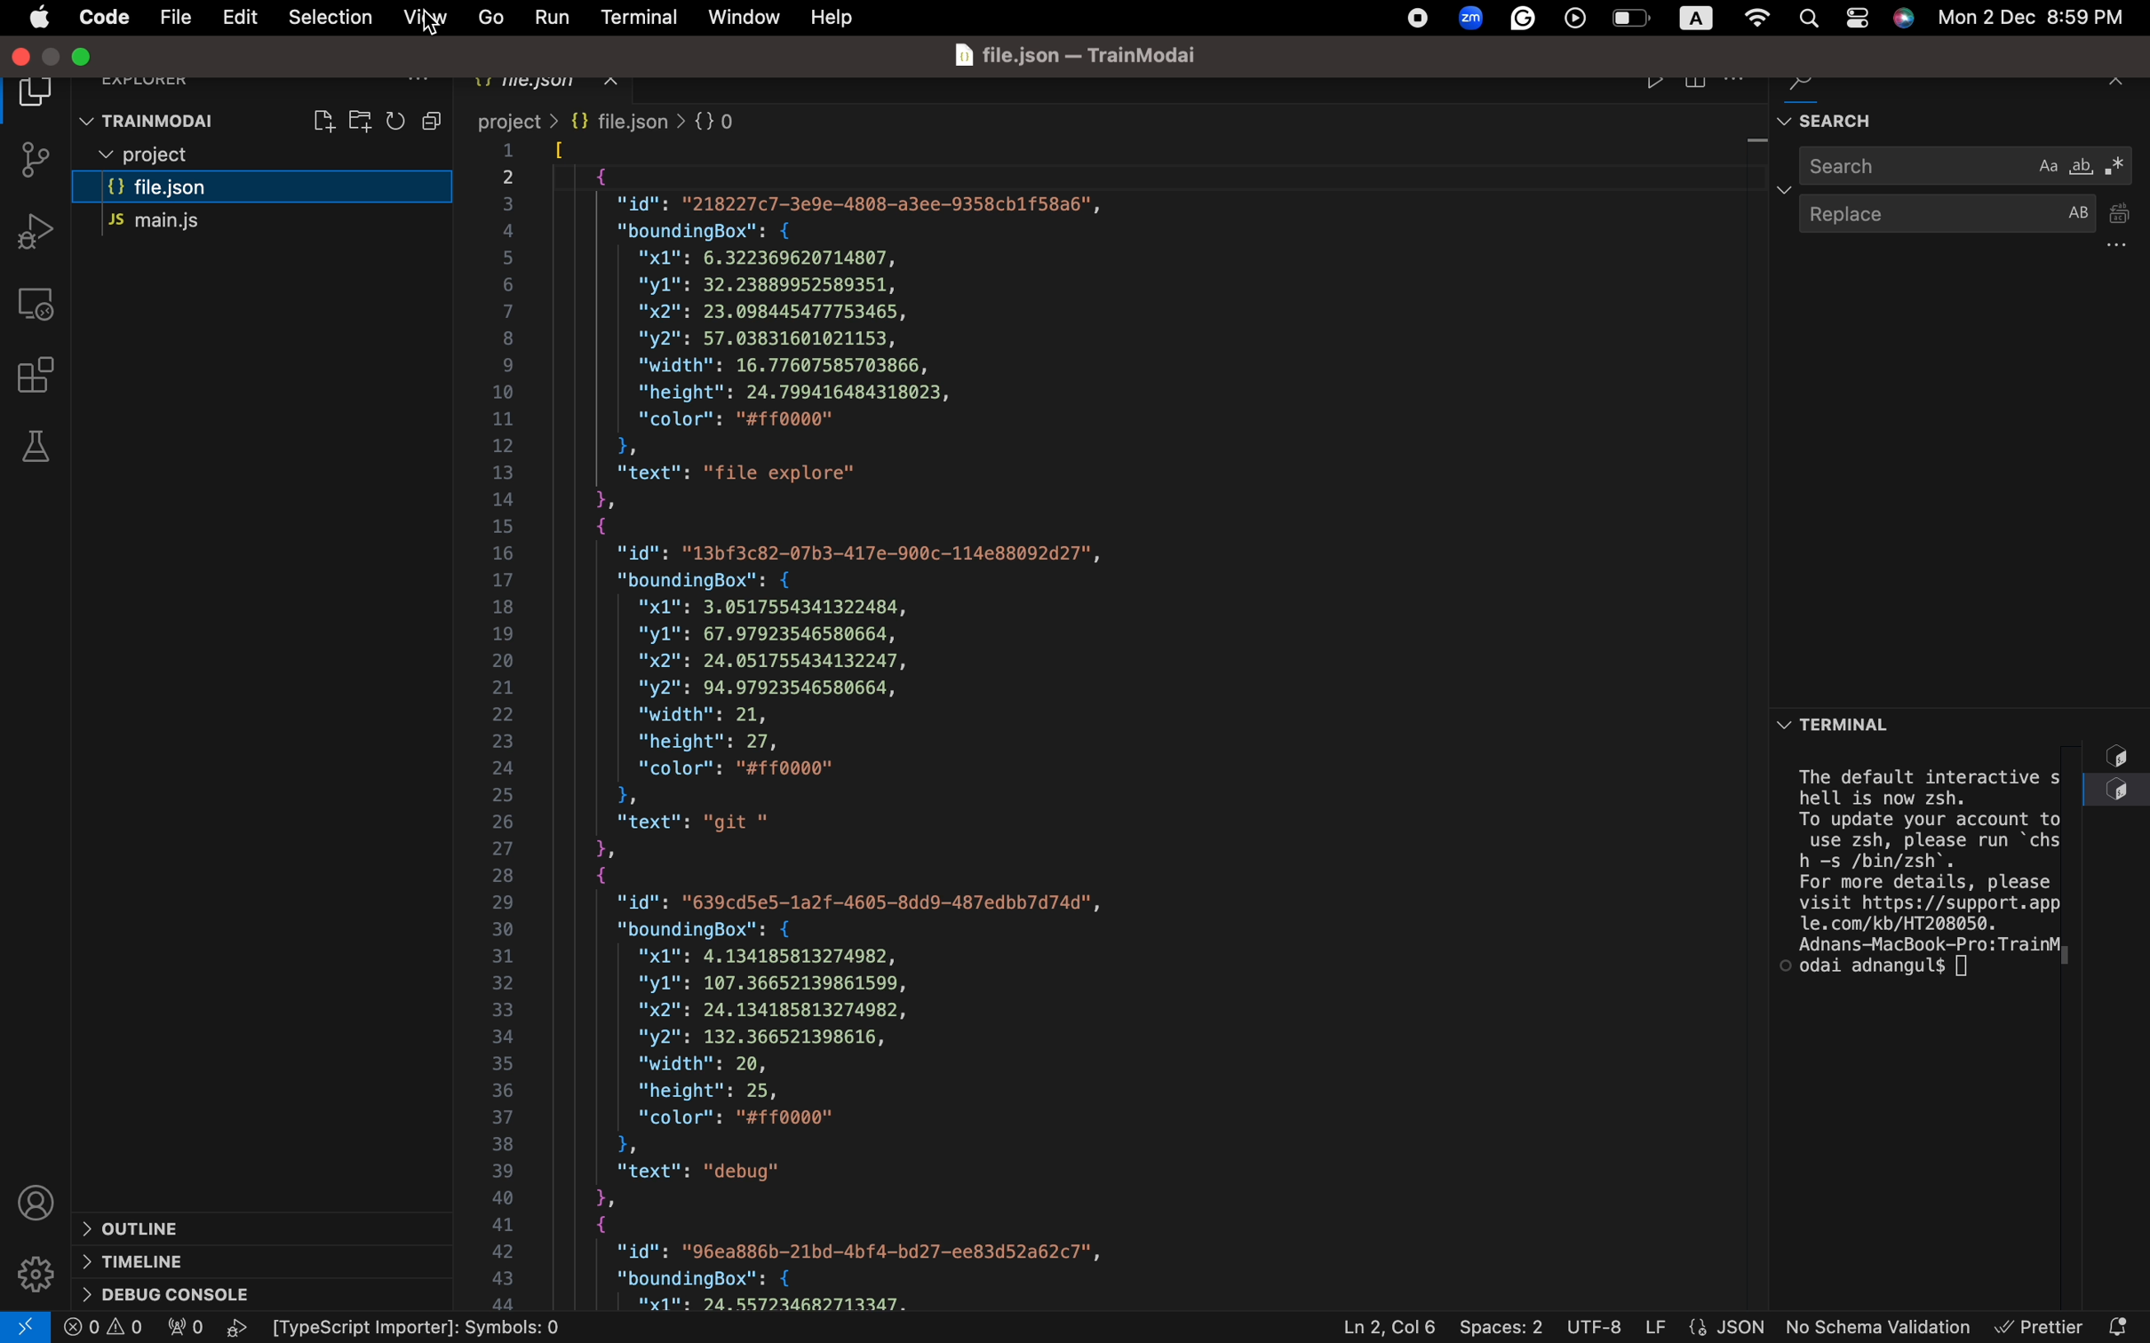 The width and height of the screenshot is (2150, 1343). I want to click on main.js, so click(216, 225).